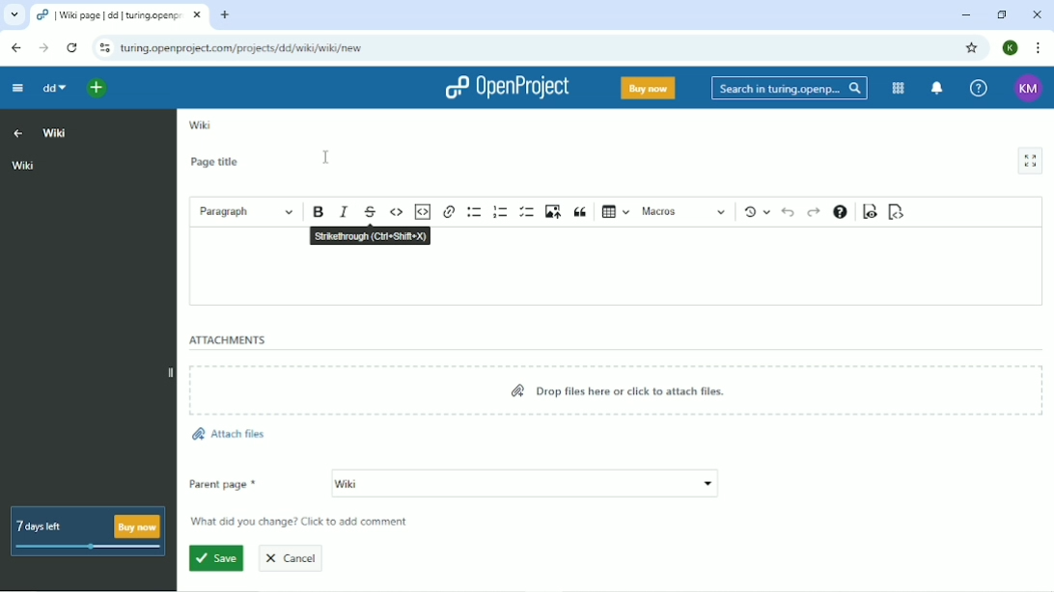 Image resolution: width=1054 pixels, height=592 pixels. I want to click on Reload this page, so click(73, 48).